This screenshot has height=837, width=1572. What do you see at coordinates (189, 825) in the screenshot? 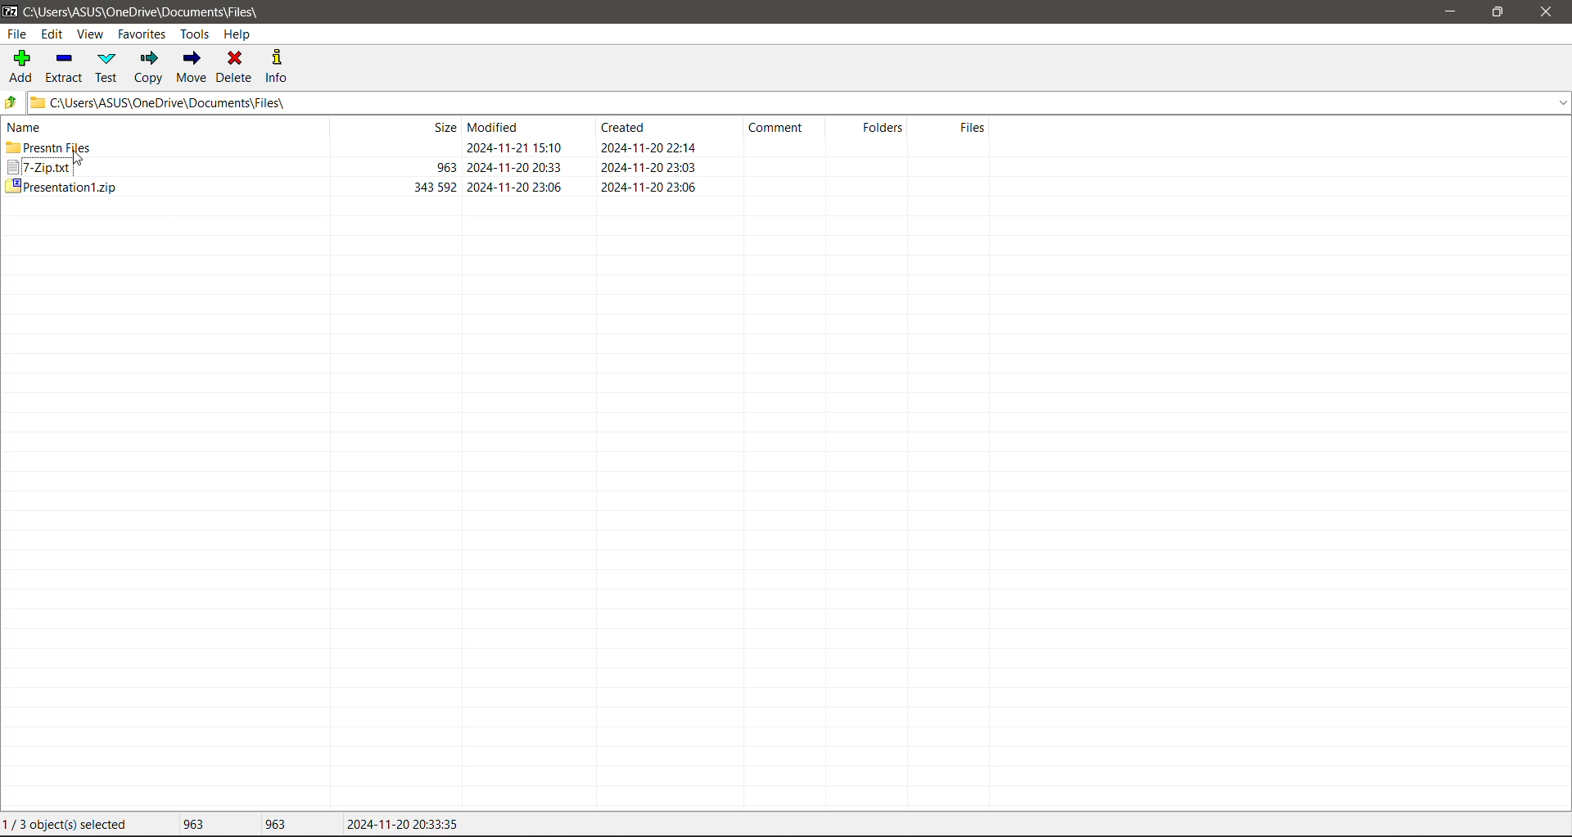
I see `Total size of file(s) selected` at bounding box center [189, 825].